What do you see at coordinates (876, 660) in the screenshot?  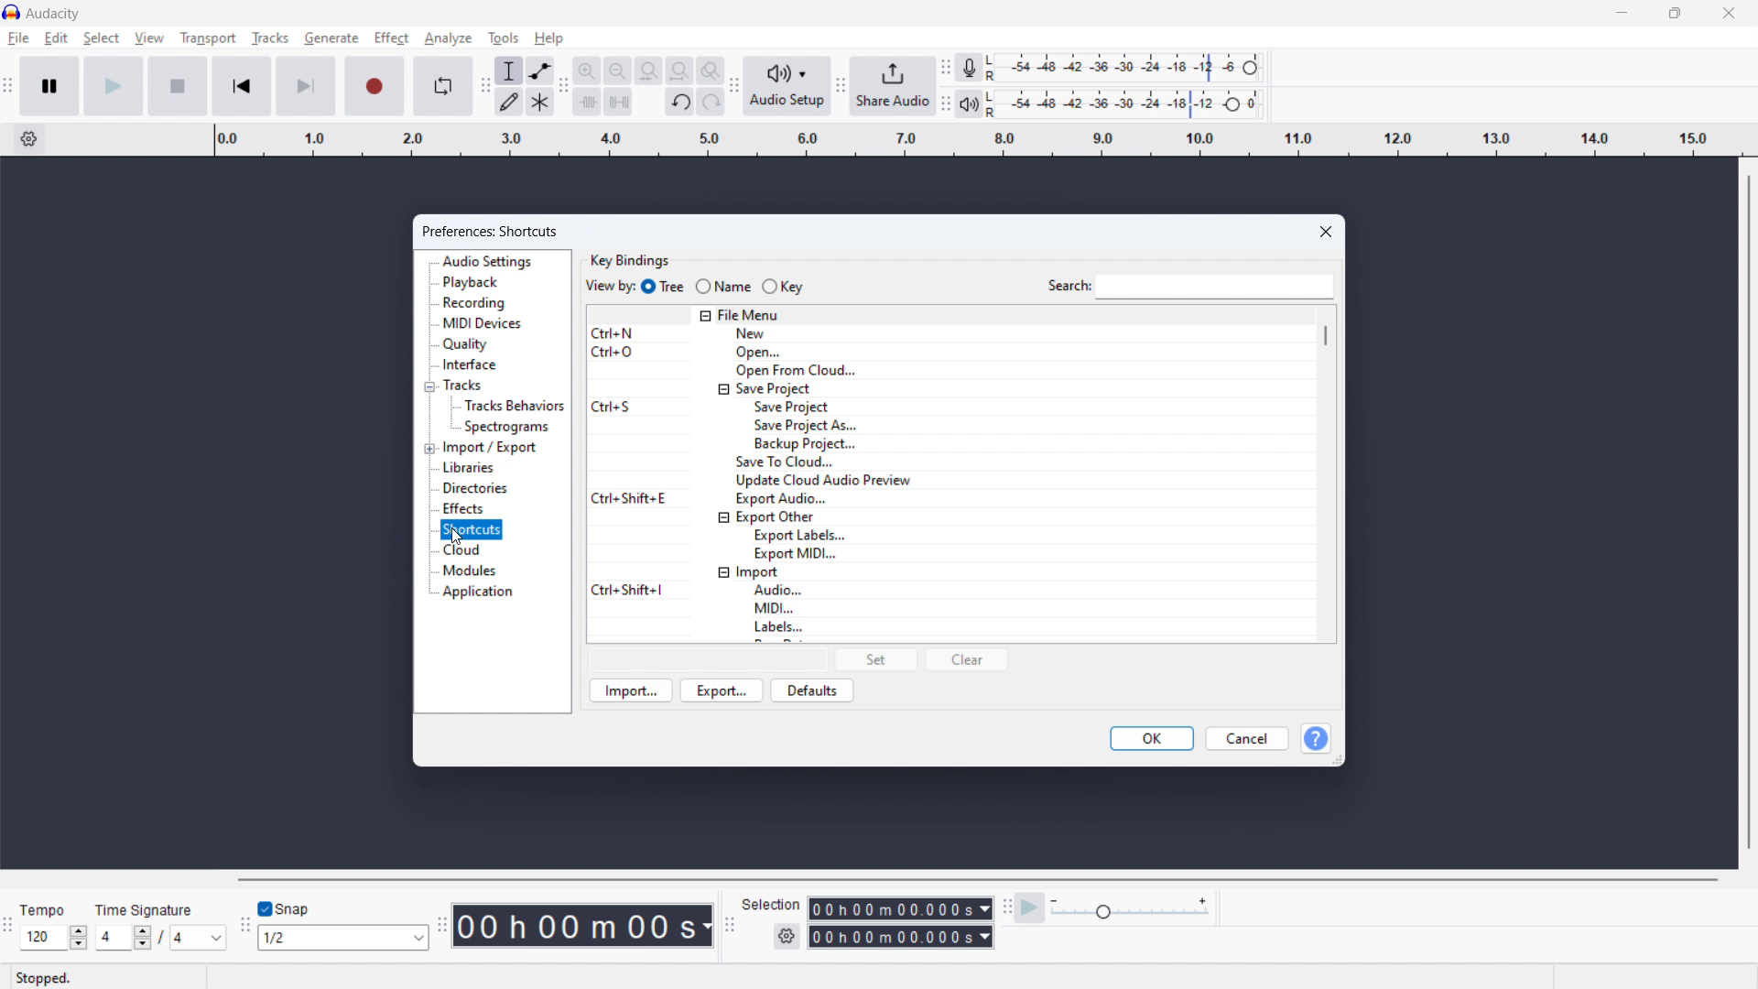 I see `set` at bounding box center [876, 660].